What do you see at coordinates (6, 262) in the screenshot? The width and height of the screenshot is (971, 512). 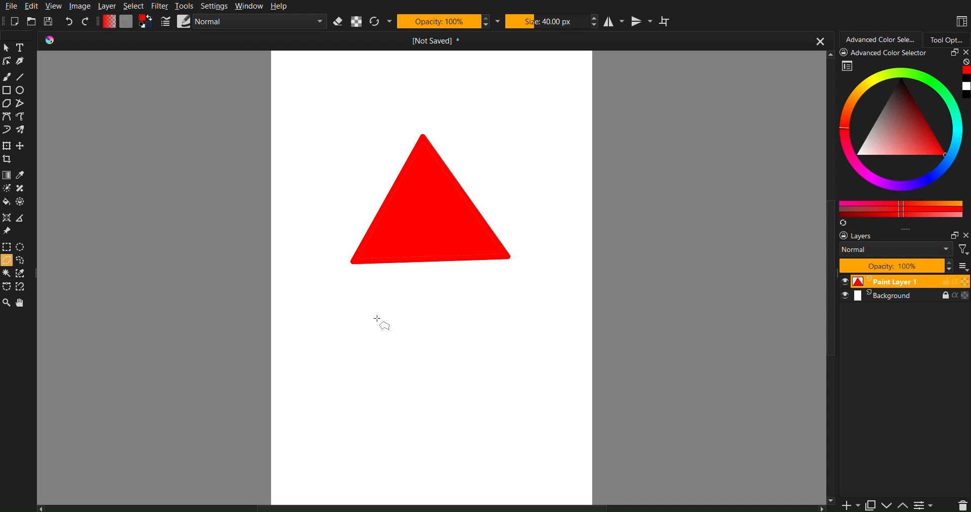 I see `Cursor` at bounding box center [6, 262].